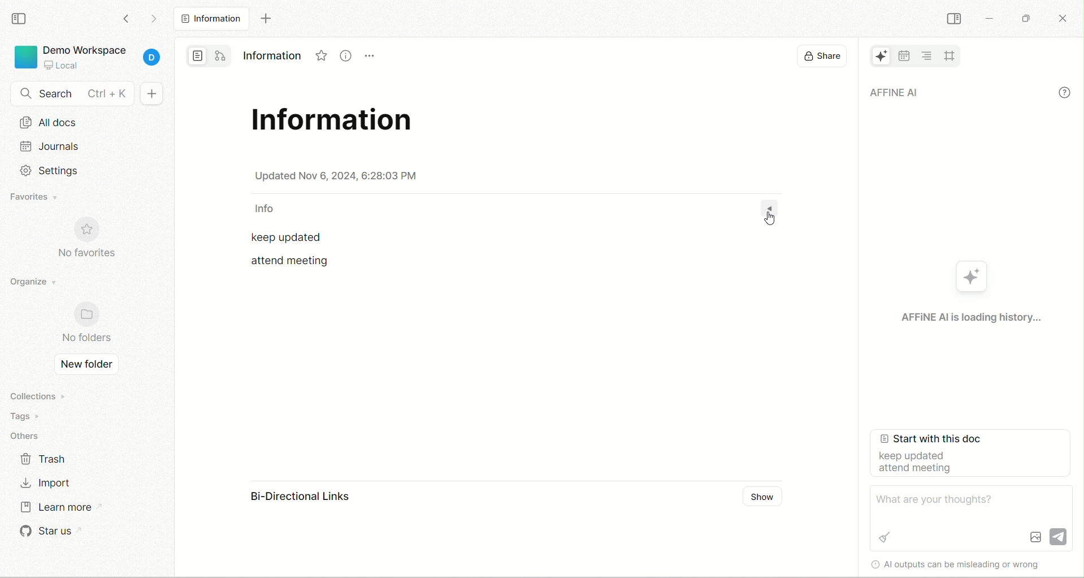 The width and height of the screenshot is (1084, 578). Describe the element at coordinates (270, 56) in the screenshot. I see `Information` at that location.